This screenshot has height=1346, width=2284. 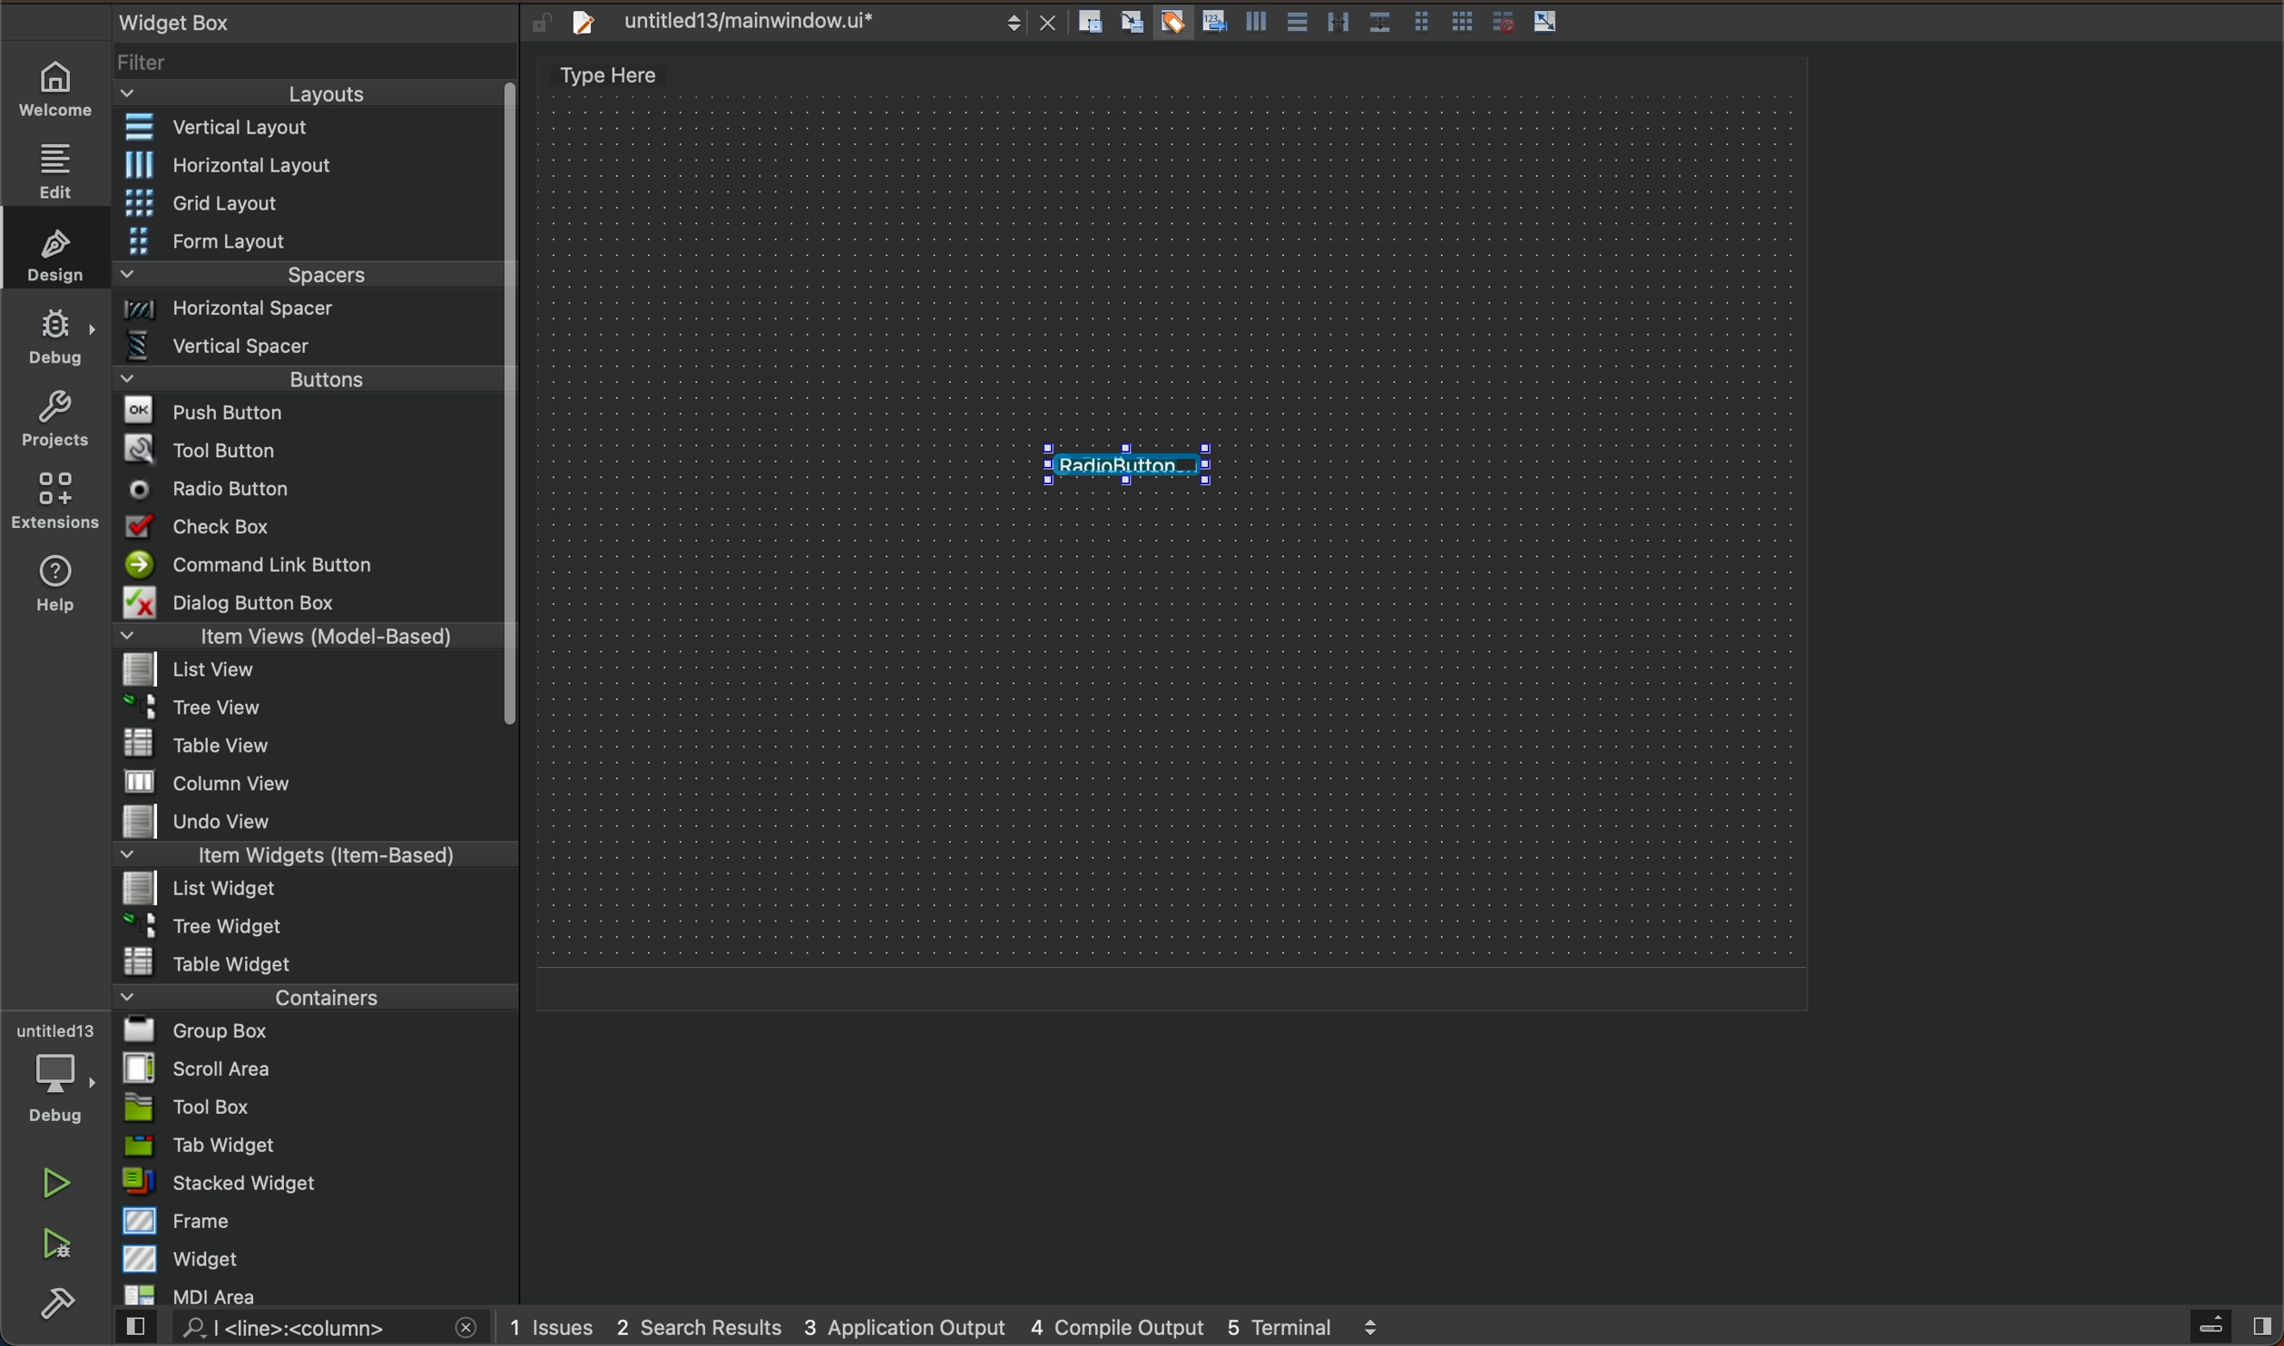 What do you see at coordinates (316, 1068) in the screenshot?
I see `scroll area` at bounding box center [316, 1068].